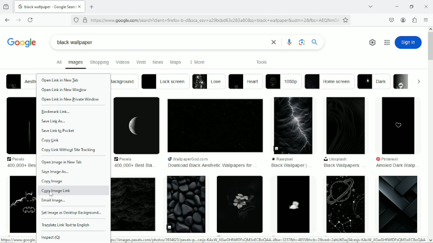 The image size is (433, 243). What do you see at coordinates (71, 99) in the screenshot?
I see `open link in new private window` at bounding box center [71, 99].